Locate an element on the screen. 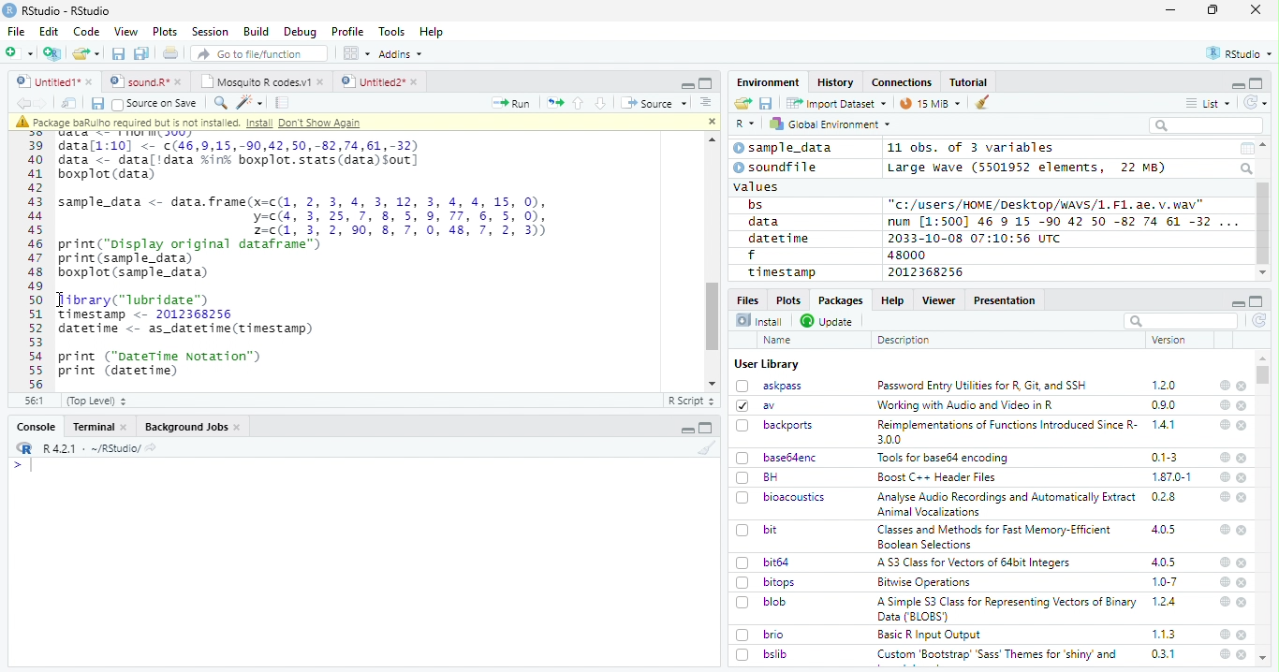 The width and height of the screenshot is (1279, 672). values is located at coordinates (757, 185).